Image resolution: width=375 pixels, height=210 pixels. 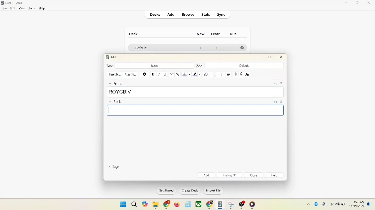 I want to click on basic, so click(x=154, y=65).